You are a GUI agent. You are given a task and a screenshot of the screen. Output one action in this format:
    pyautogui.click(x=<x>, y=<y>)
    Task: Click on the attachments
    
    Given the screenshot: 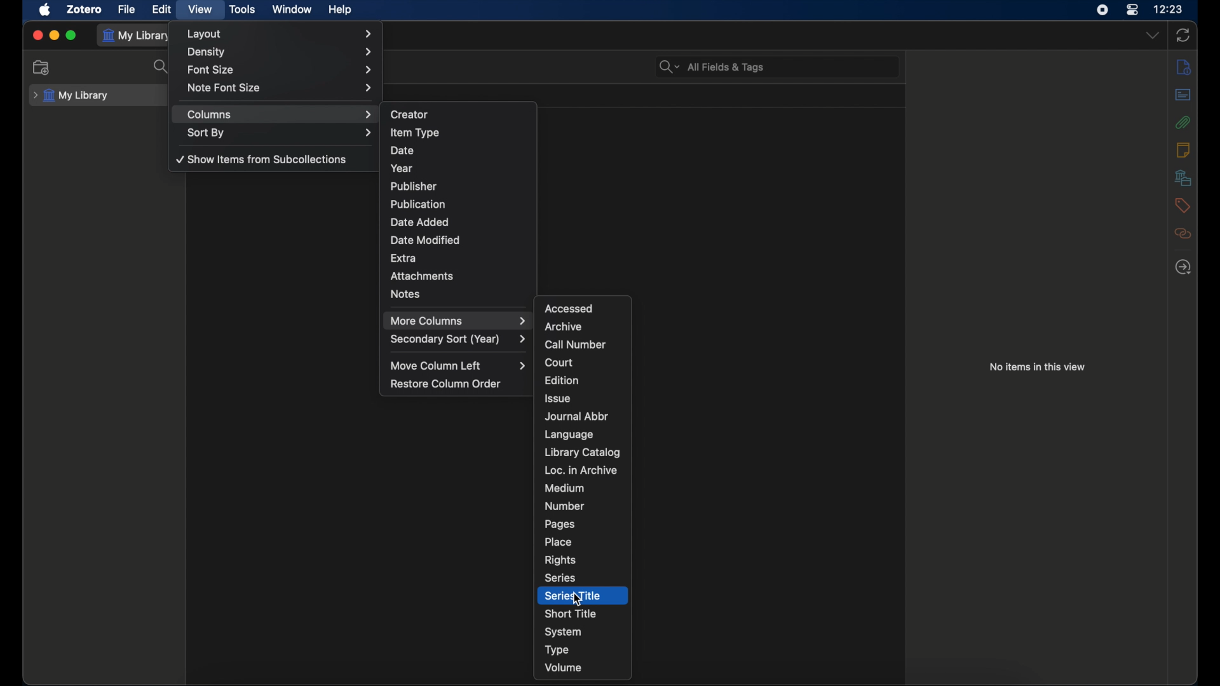 What is the action you would take?
    pyautogui.click(x=423, y=276)
    